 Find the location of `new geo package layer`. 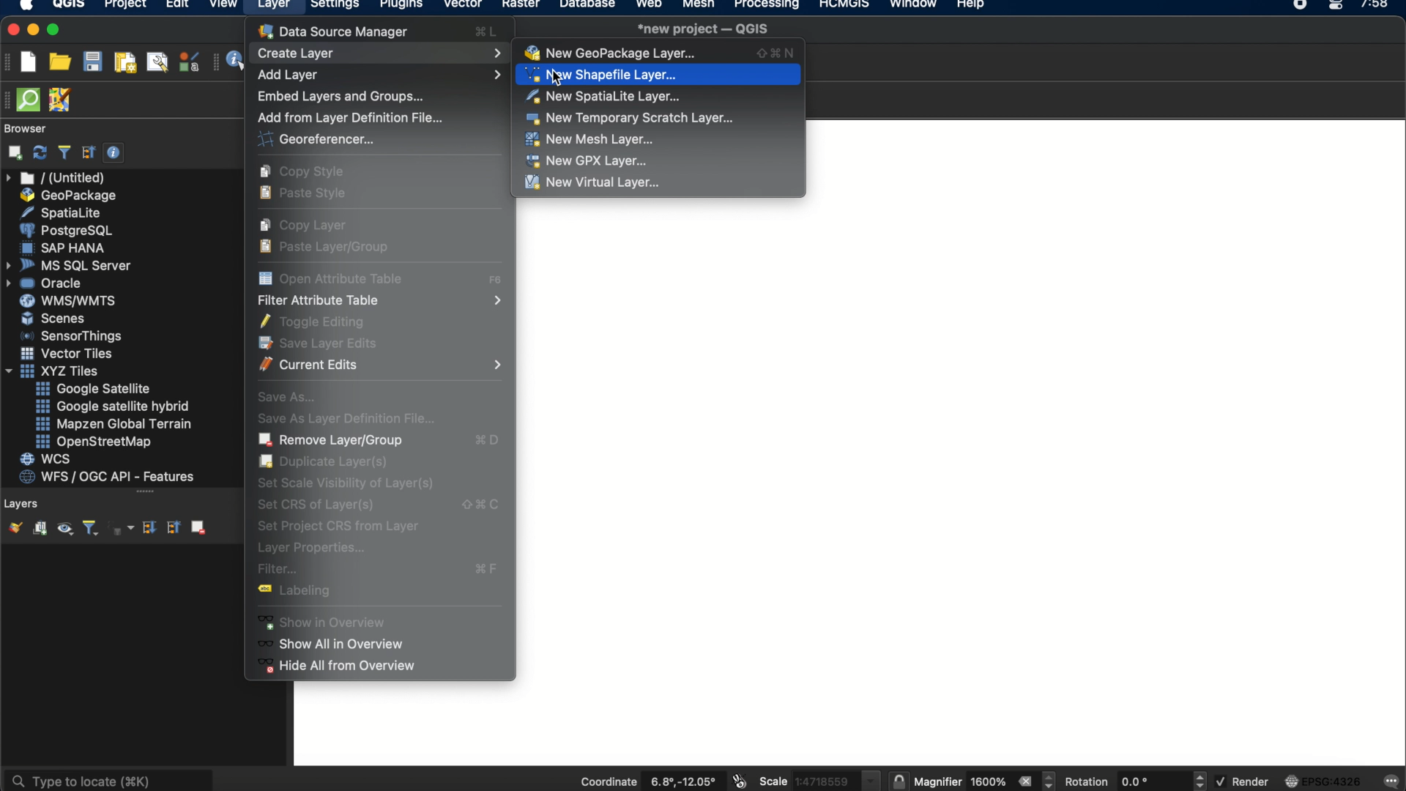

new geo package layer is located at coordinates (661, 53).